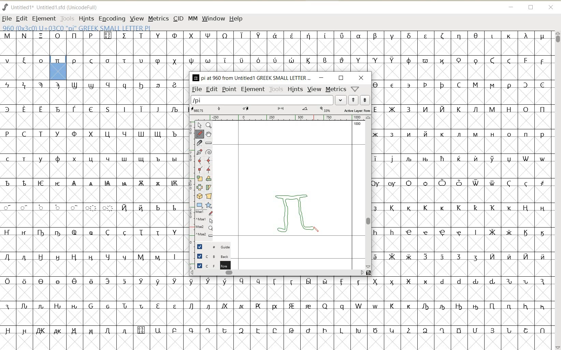 The height and width of the screenshot is (350, 561). Describe the element at coordinates (209, 151) in the screenshot. I see `change whether spiro is active or not` at that location.